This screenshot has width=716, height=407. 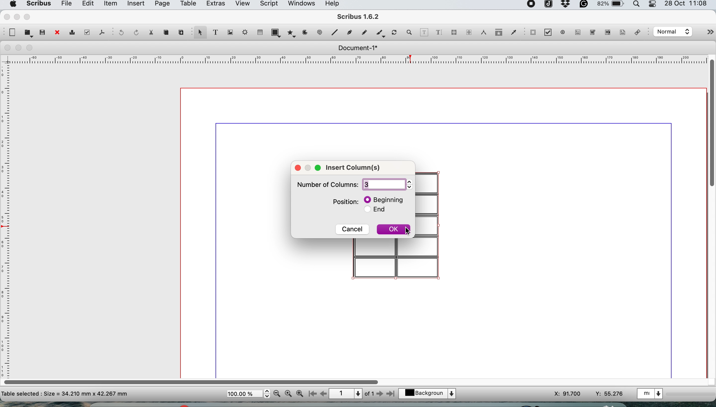 What do you see at coordinates (359, 17) in the screenshot?
I see `scribus` at bounding box center [359, 17].